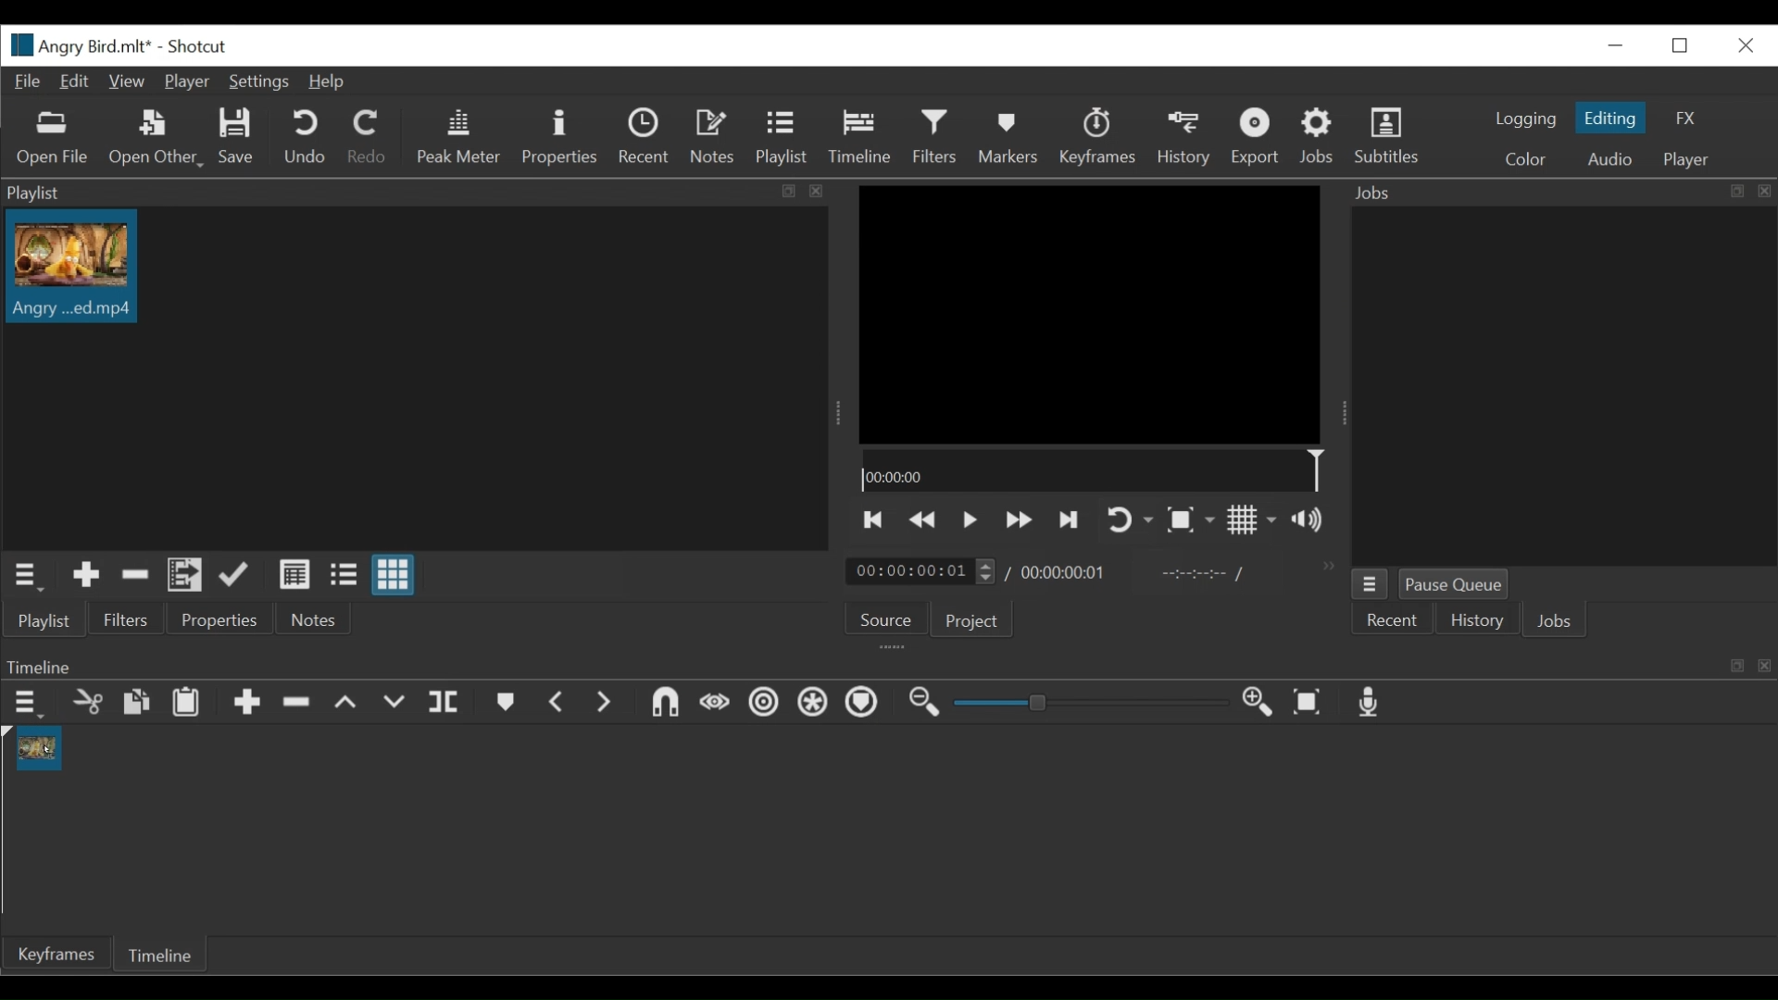  What do you see at coordinates (1253, 521) in the screenshot?
I see `Toggle grid display on player` at bounding box center [1253, 521].